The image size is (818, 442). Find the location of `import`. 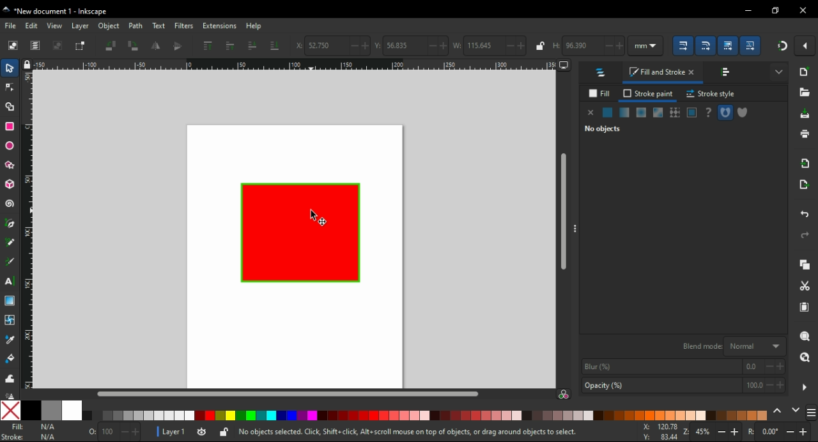

import is located at coordinates (805, 164).